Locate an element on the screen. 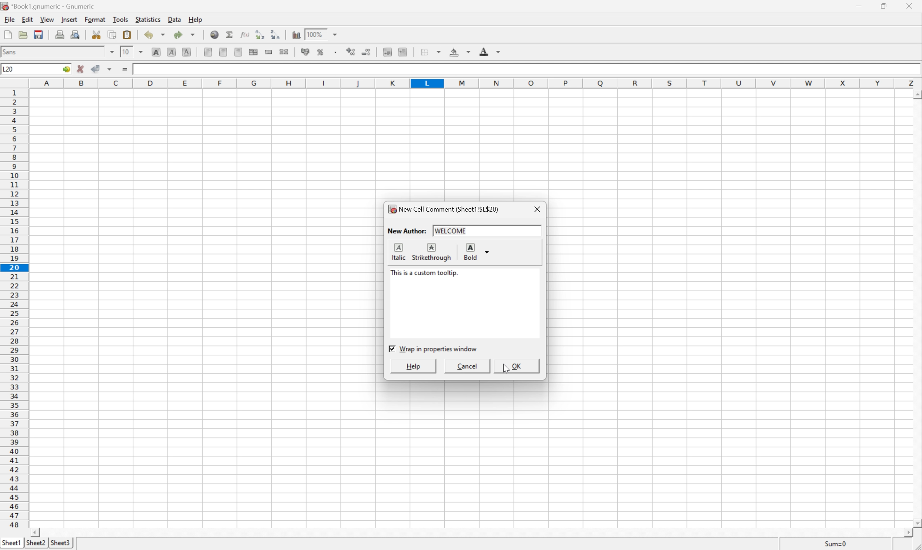 This screenshot has height=550, width=922. OK is located at coordinates (518, 366).